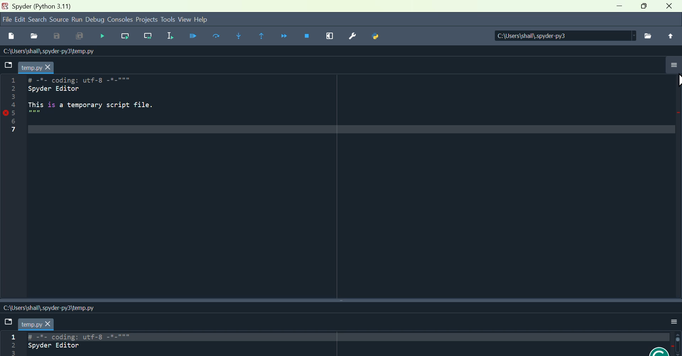 Image resolution: width=682 pixels, height=356 pixels. Describe the element at coordinates (9, 63) in the screenshot. I see `folder` at that location.